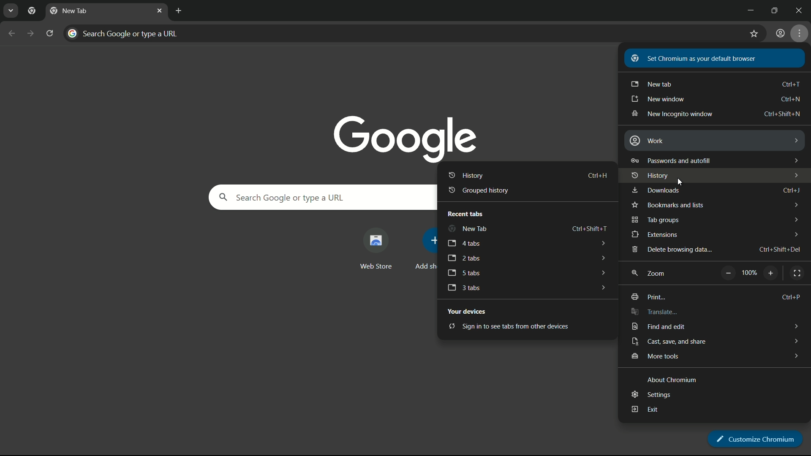  I want to click on web store shortcut, so click(375, 250).